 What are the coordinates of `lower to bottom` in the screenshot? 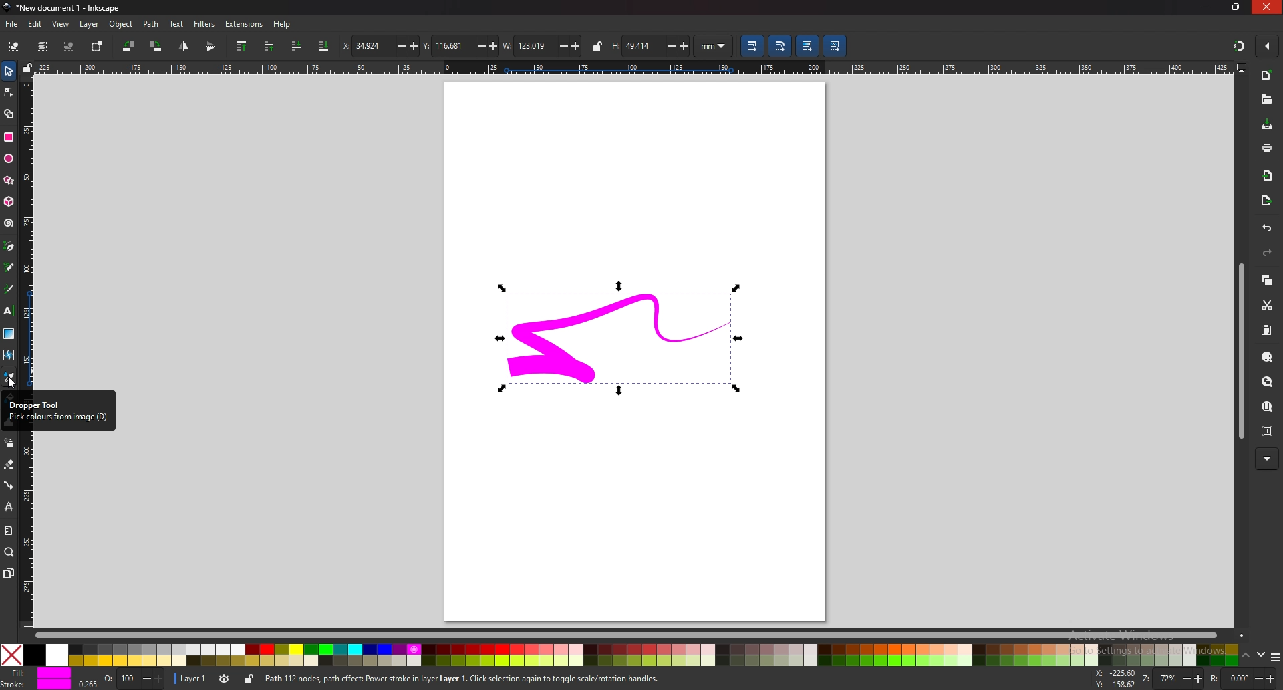 It's located at (324, 47).